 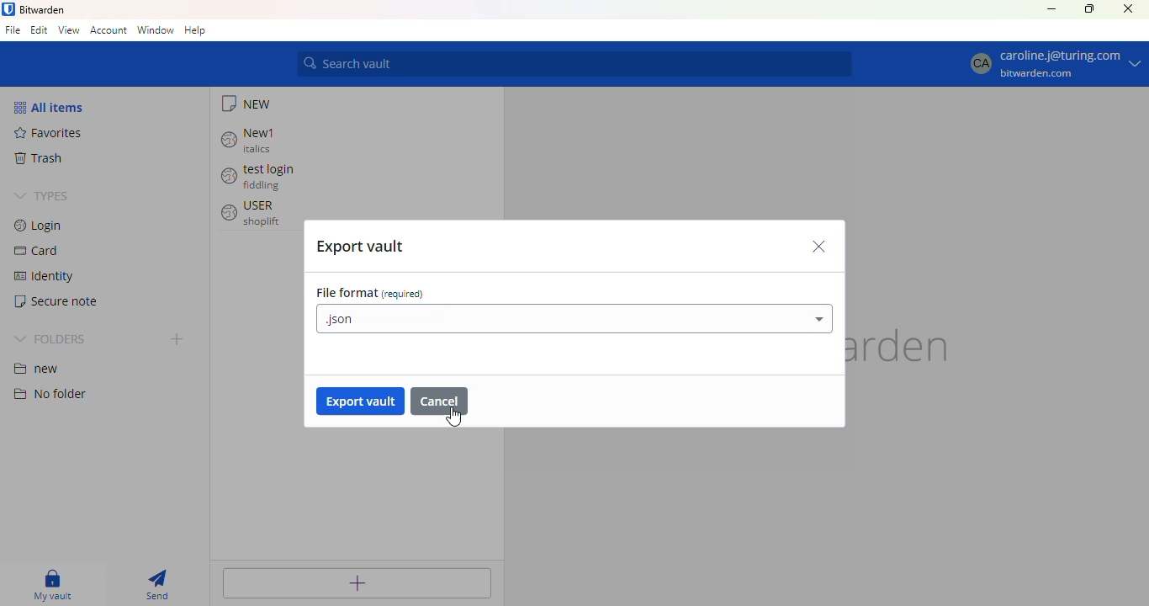 What do you see at coordinates (43, 9) in the screenshot?
I see `bitwarden` at bounding box center [43, 9].